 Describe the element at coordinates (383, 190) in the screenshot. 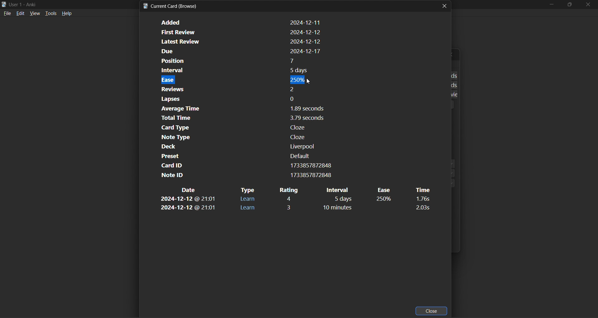

I see `ease` at that location.